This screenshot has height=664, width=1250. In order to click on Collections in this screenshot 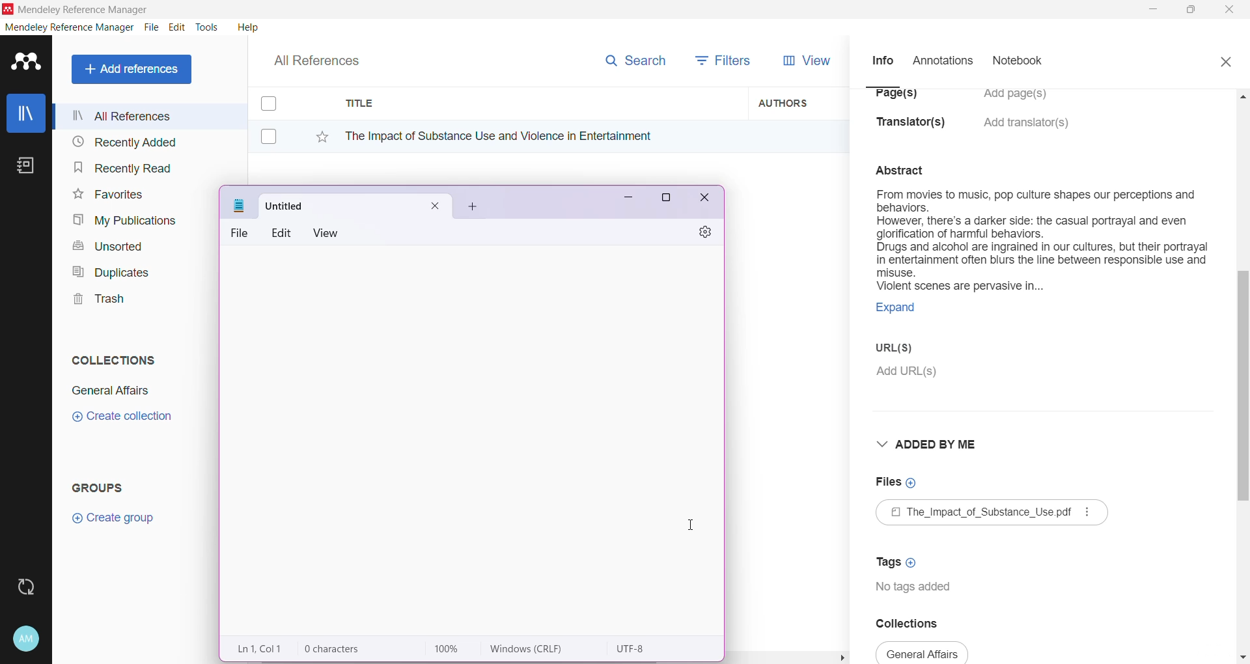, I will do `click(110, 357)`.